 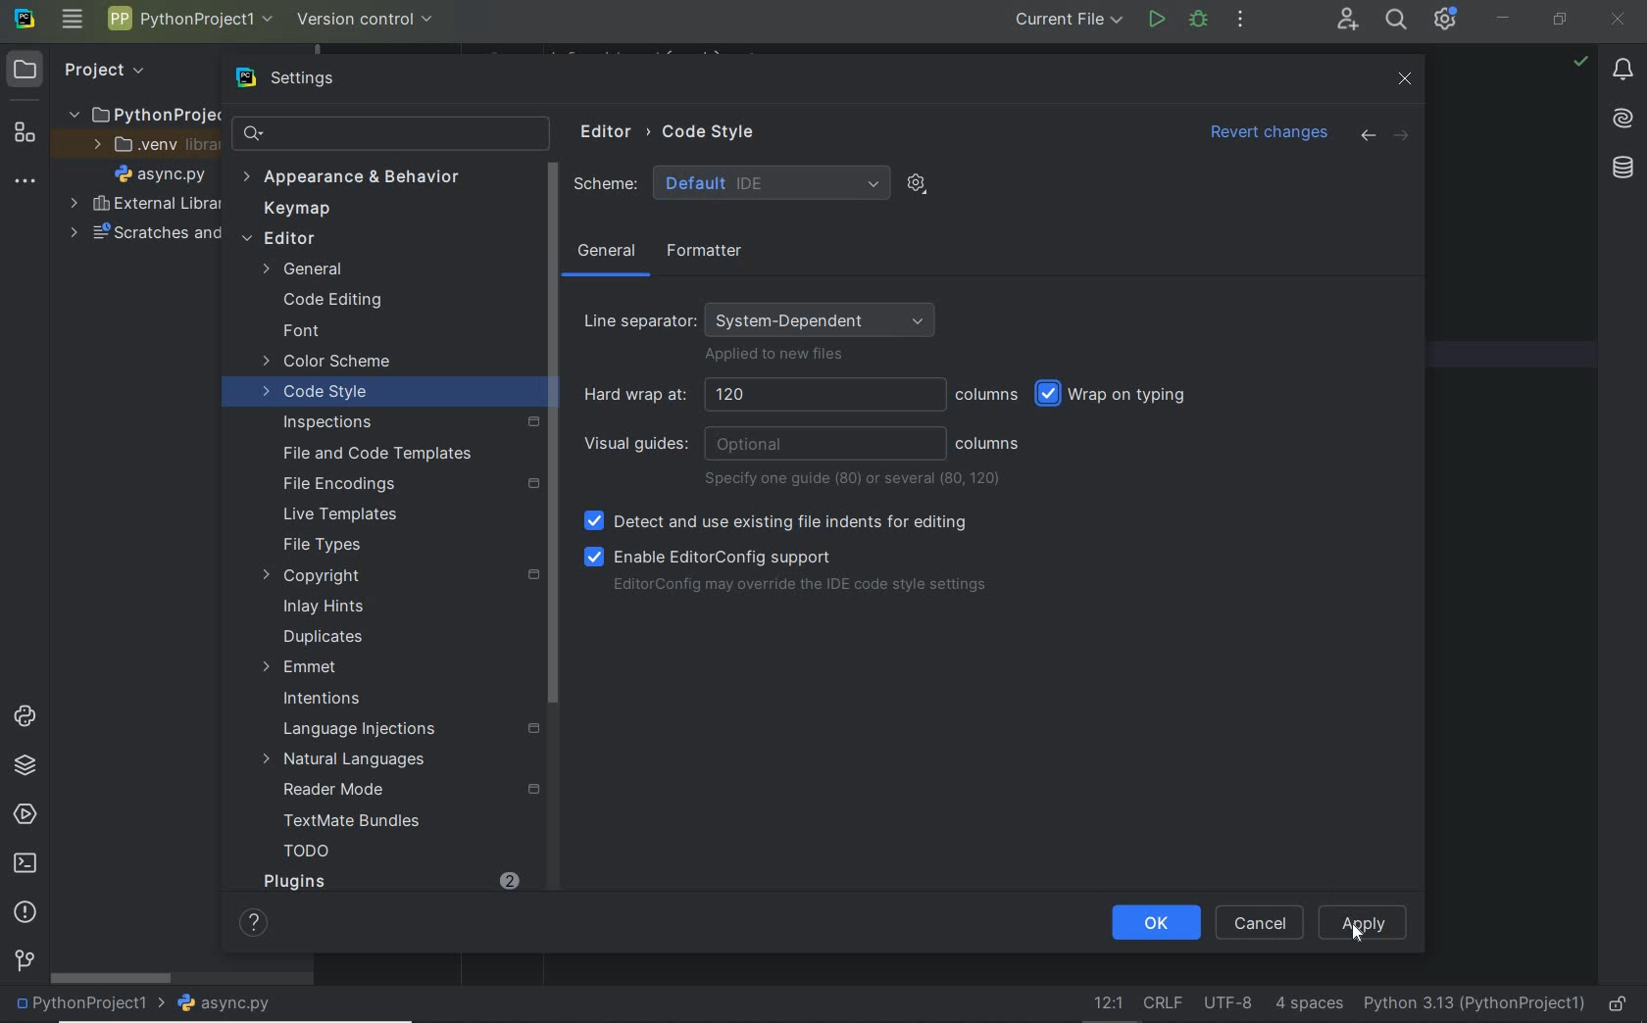 I want to click on forward, so click(x=1406, y=136).